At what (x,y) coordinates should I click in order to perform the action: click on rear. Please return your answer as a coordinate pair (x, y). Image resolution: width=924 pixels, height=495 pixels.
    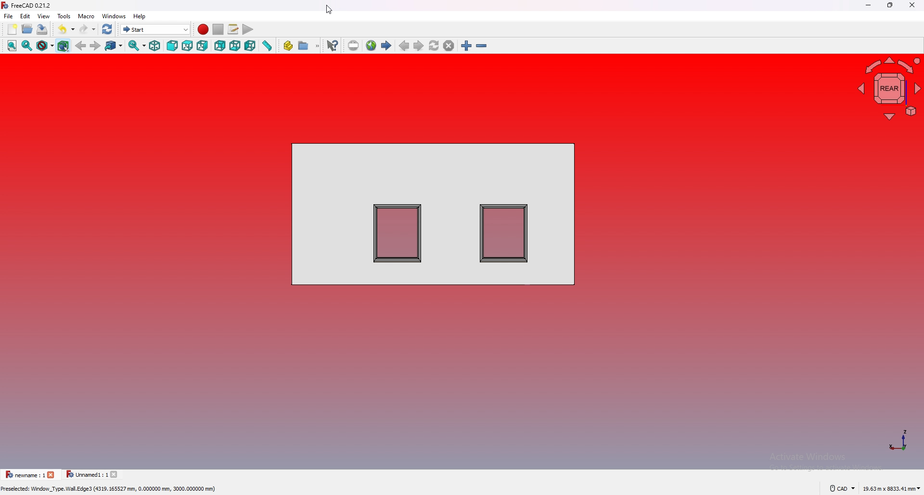
    Looking at the image, I should click on (221, 46).